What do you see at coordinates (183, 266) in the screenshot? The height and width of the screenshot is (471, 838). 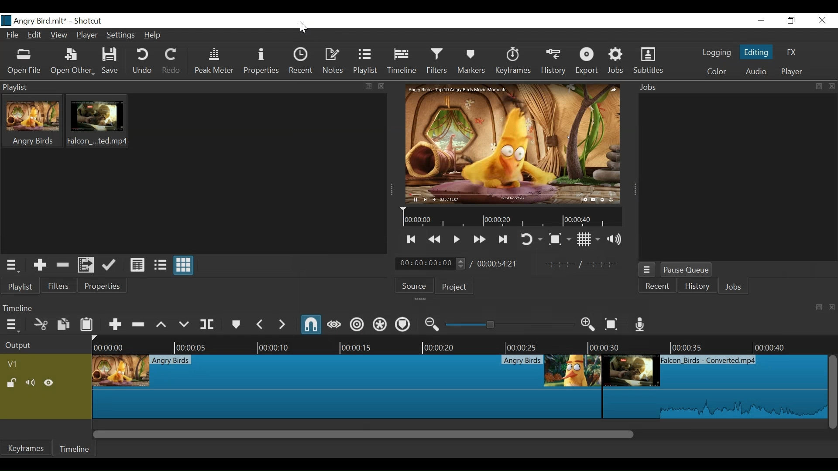 I see `View as icons` at bounding box center [183, 266].